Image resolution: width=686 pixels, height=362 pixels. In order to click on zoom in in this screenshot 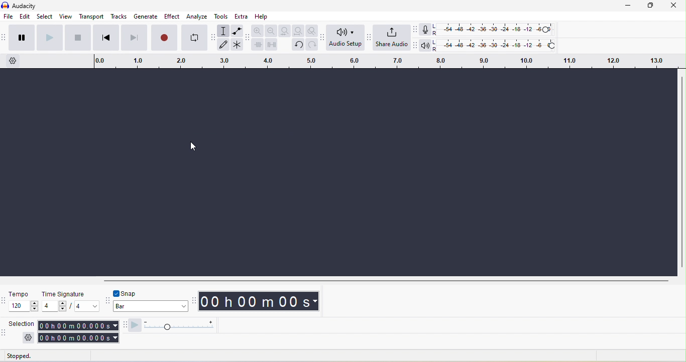, I will do `click(258, 30)`.